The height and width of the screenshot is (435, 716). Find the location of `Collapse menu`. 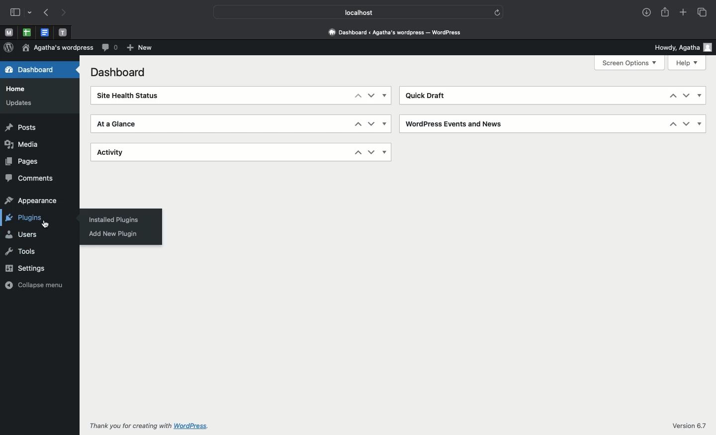

Collapse menu is located at coordinates (32, 287).